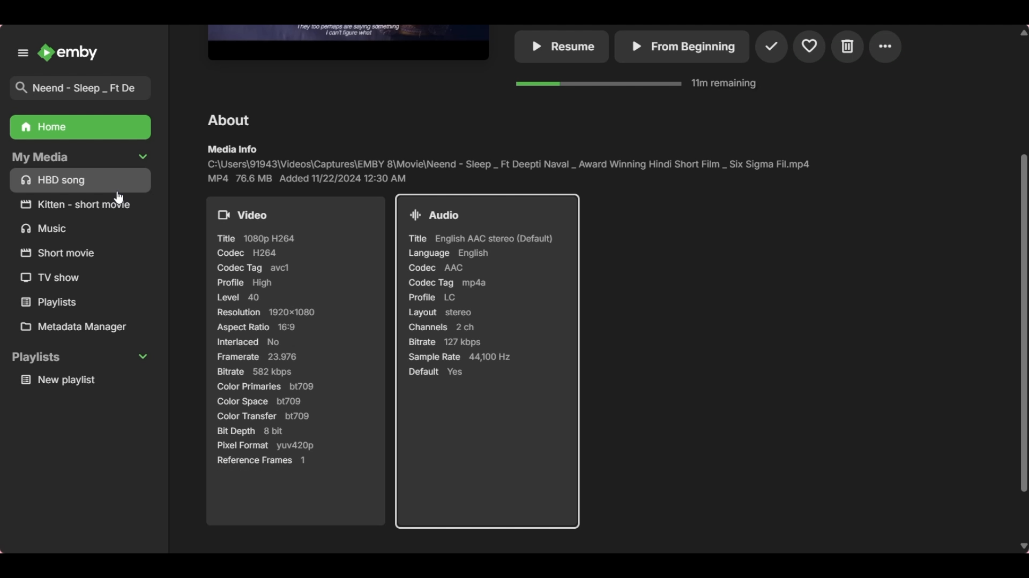  What do you see at coordinates (119, 197) in the screenshot?
I see `Cursor position unchanged after clicking on selected search result` at bounding box center [119, 197].